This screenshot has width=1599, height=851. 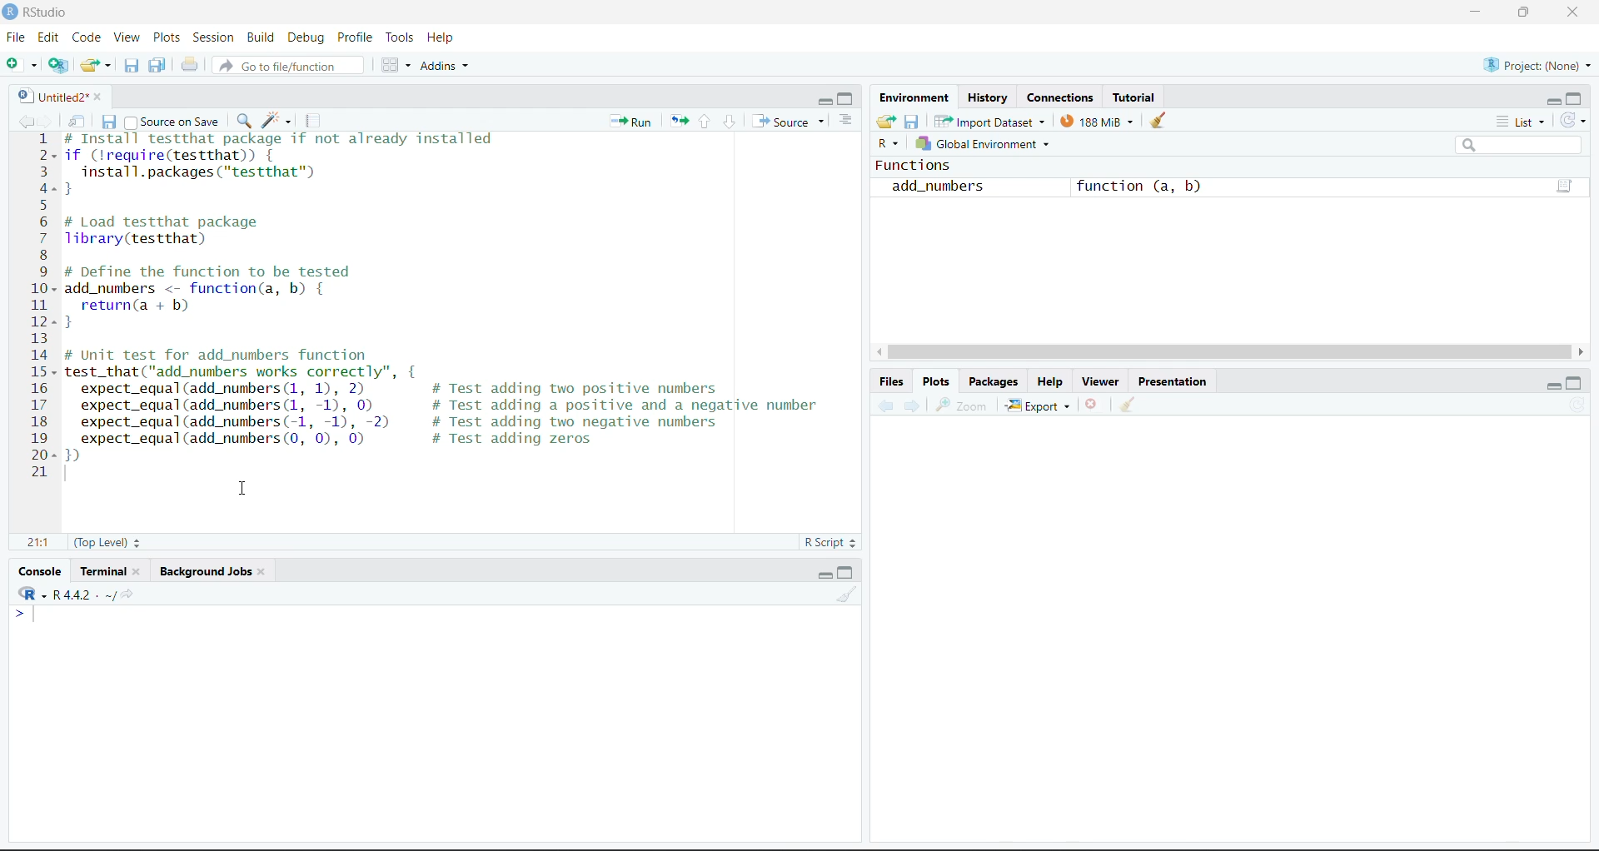 What do you see at coordinates (984, 96) in the screenshot?
I see `History` at bounding box center [984, 96].